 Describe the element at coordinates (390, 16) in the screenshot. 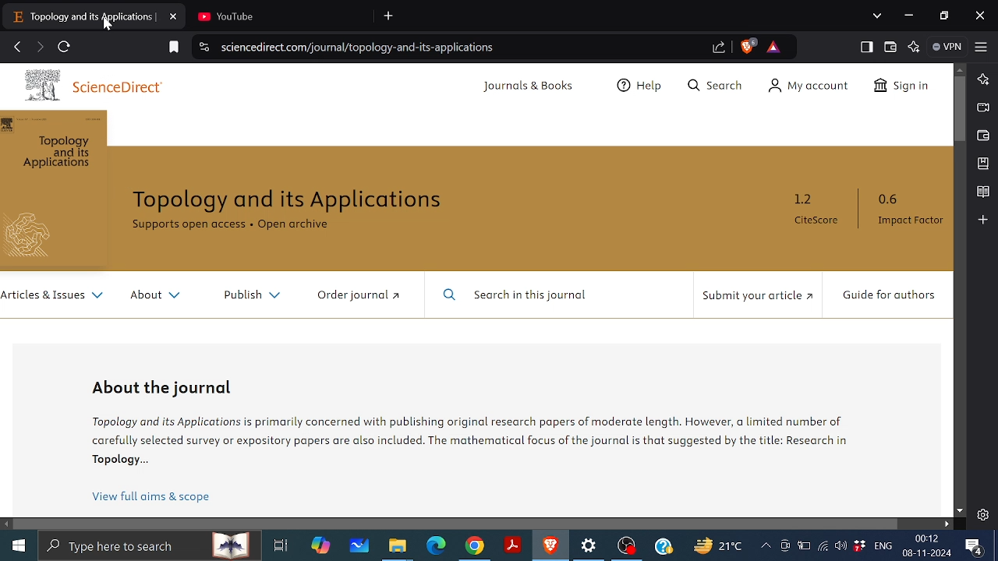

I see `Add new tab` at that location.